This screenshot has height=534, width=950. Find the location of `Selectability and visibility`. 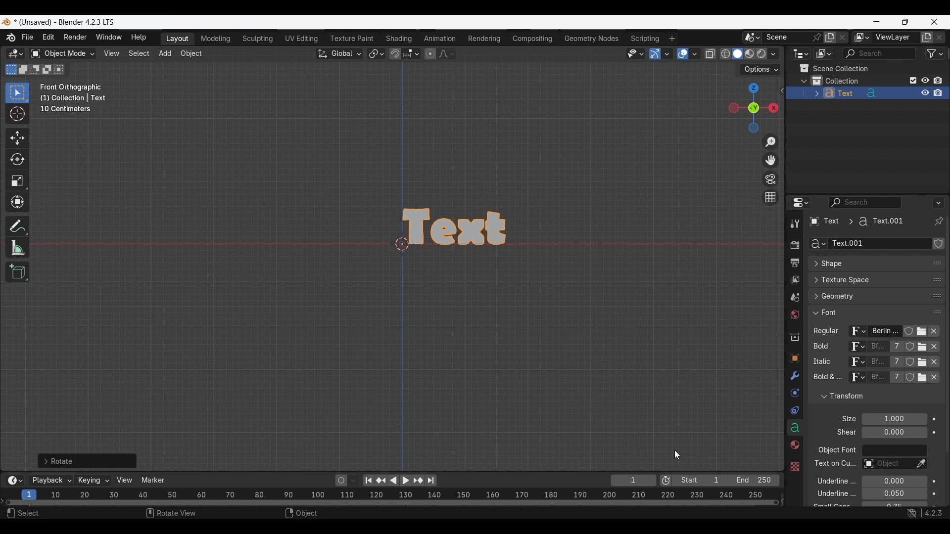

Selectability and visibility is located at coordinates (636, 54).